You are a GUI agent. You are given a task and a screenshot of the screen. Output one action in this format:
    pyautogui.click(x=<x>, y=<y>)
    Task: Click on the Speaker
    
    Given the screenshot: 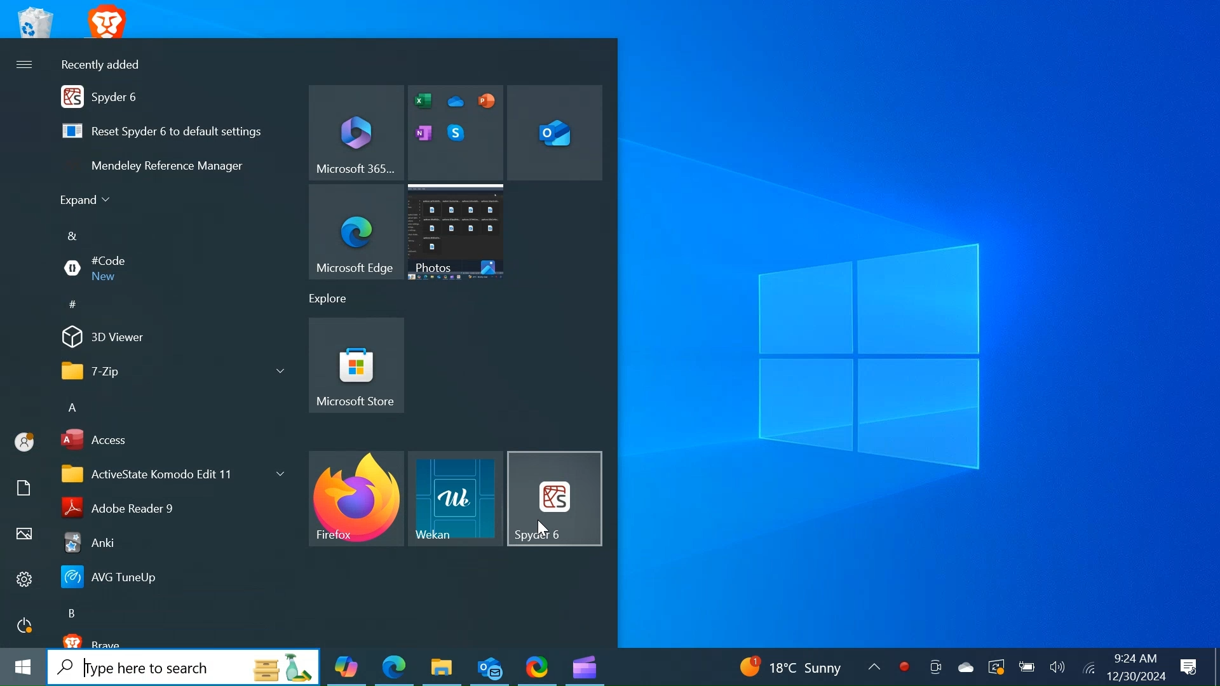 What is the action you would take?
    pyautogui.click(x=1057, y=666)
    